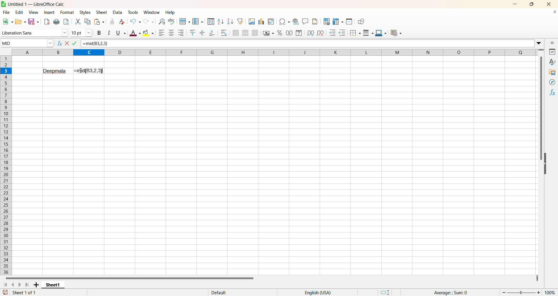  Describe the element at coordinates (19, 285) in the screenshot. I see `goto next sheet` at that location.